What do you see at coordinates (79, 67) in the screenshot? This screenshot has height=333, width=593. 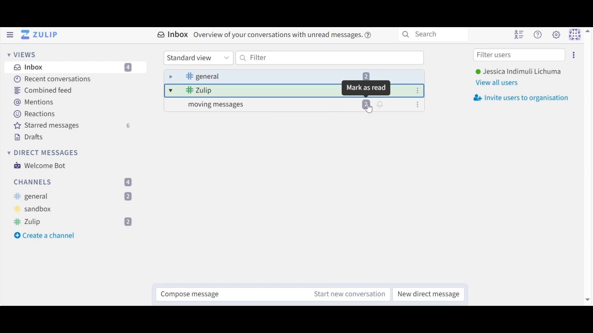 I see `Inbox messages` at bounding box center [79, 67].